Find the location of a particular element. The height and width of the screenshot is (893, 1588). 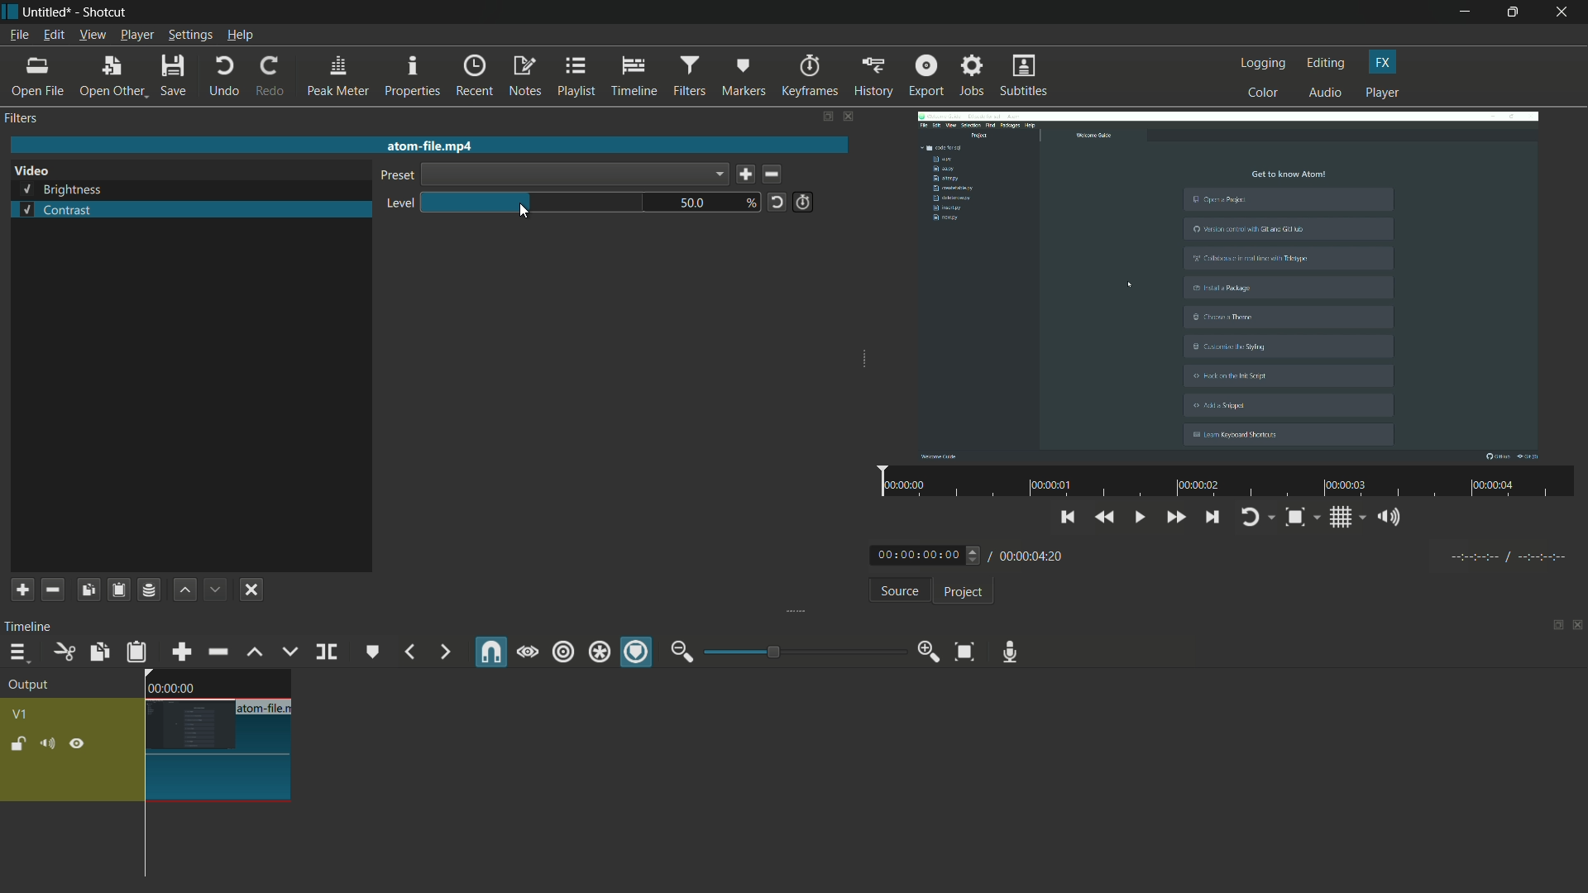

timeline is located at coordinates (635, 77).